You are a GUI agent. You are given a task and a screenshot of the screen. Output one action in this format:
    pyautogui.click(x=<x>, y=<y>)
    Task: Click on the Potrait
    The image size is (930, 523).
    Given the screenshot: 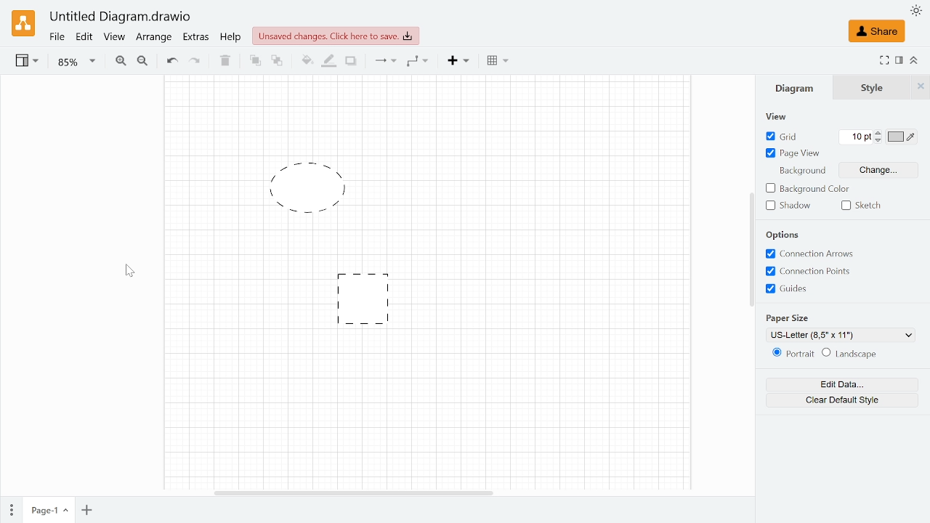 What is the action you would take?
    pyautogui.click(x=790, y=354)
    